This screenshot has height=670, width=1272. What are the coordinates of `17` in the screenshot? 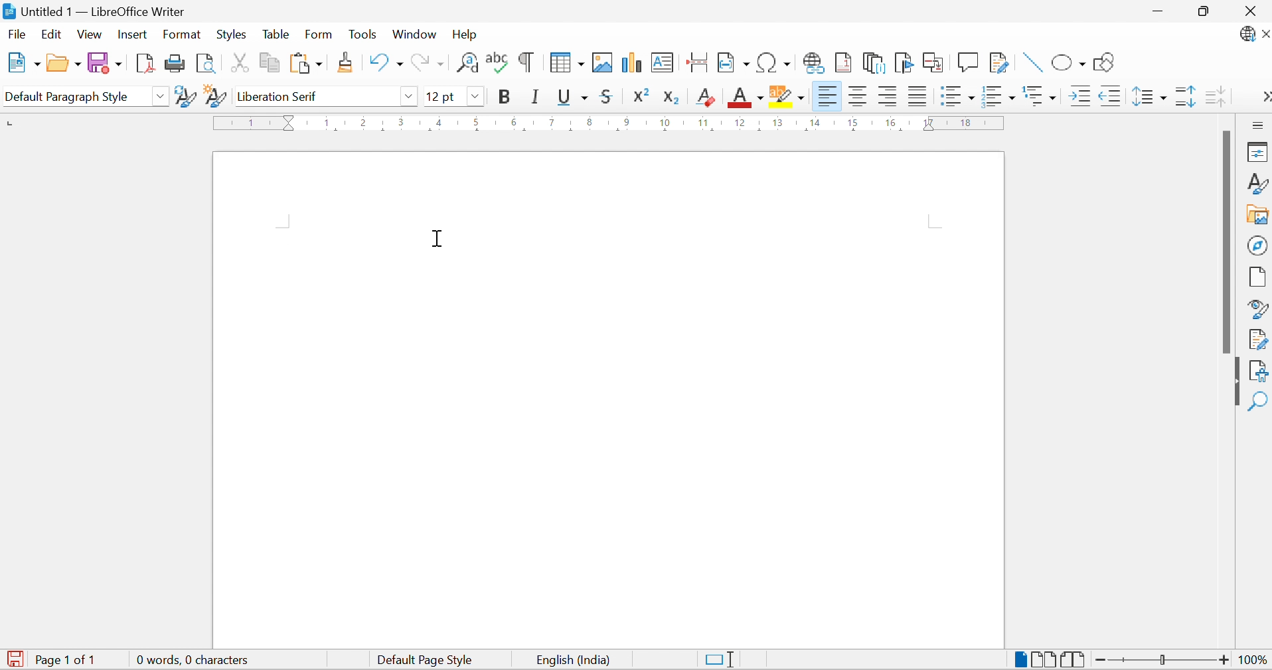 It's located at (929, 123).